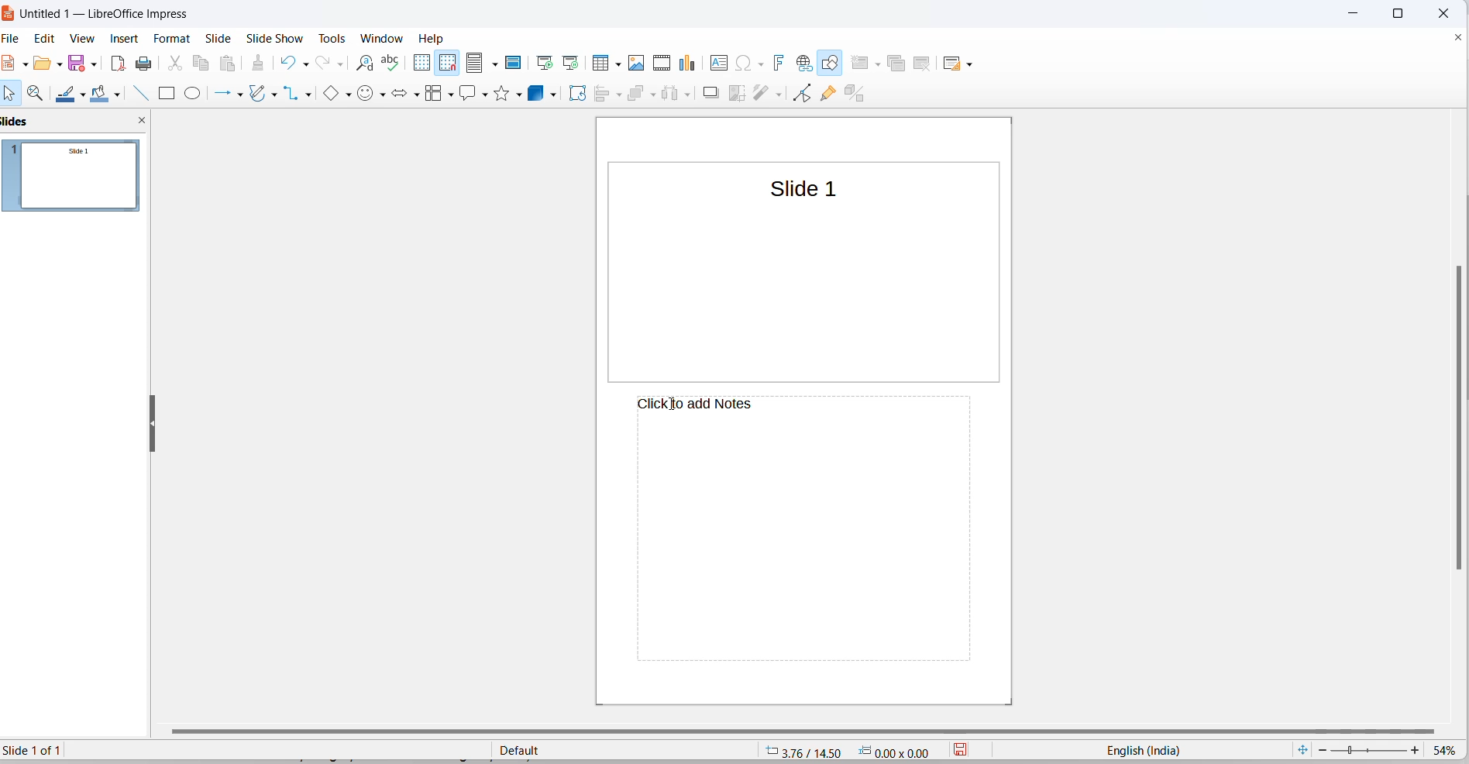 This screenshot has height=764, width=1469. Describe the element at coordinates (202, 64) in the screenshot. I see `copy` at that location.